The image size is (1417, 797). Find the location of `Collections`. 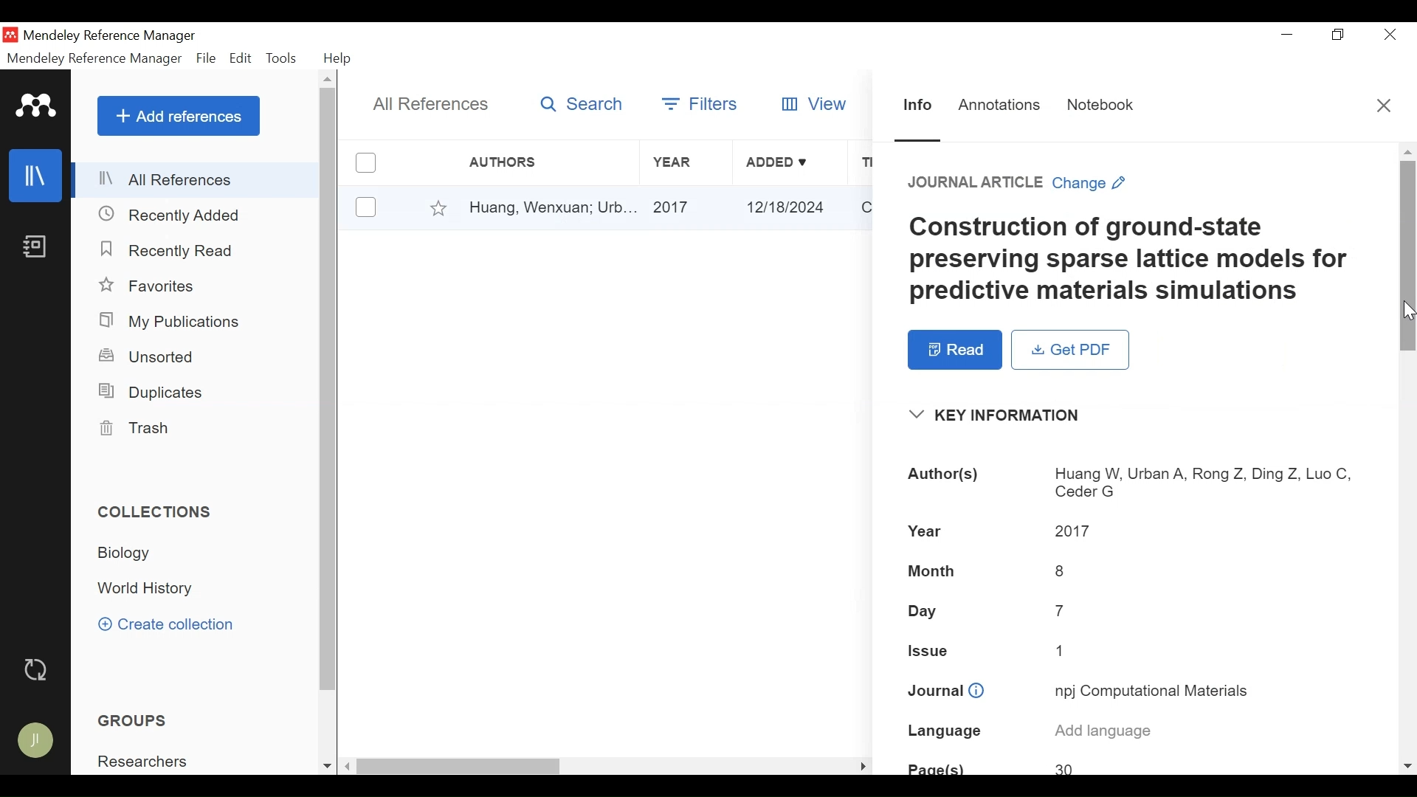

Collections is located at coordinates (162, 512).